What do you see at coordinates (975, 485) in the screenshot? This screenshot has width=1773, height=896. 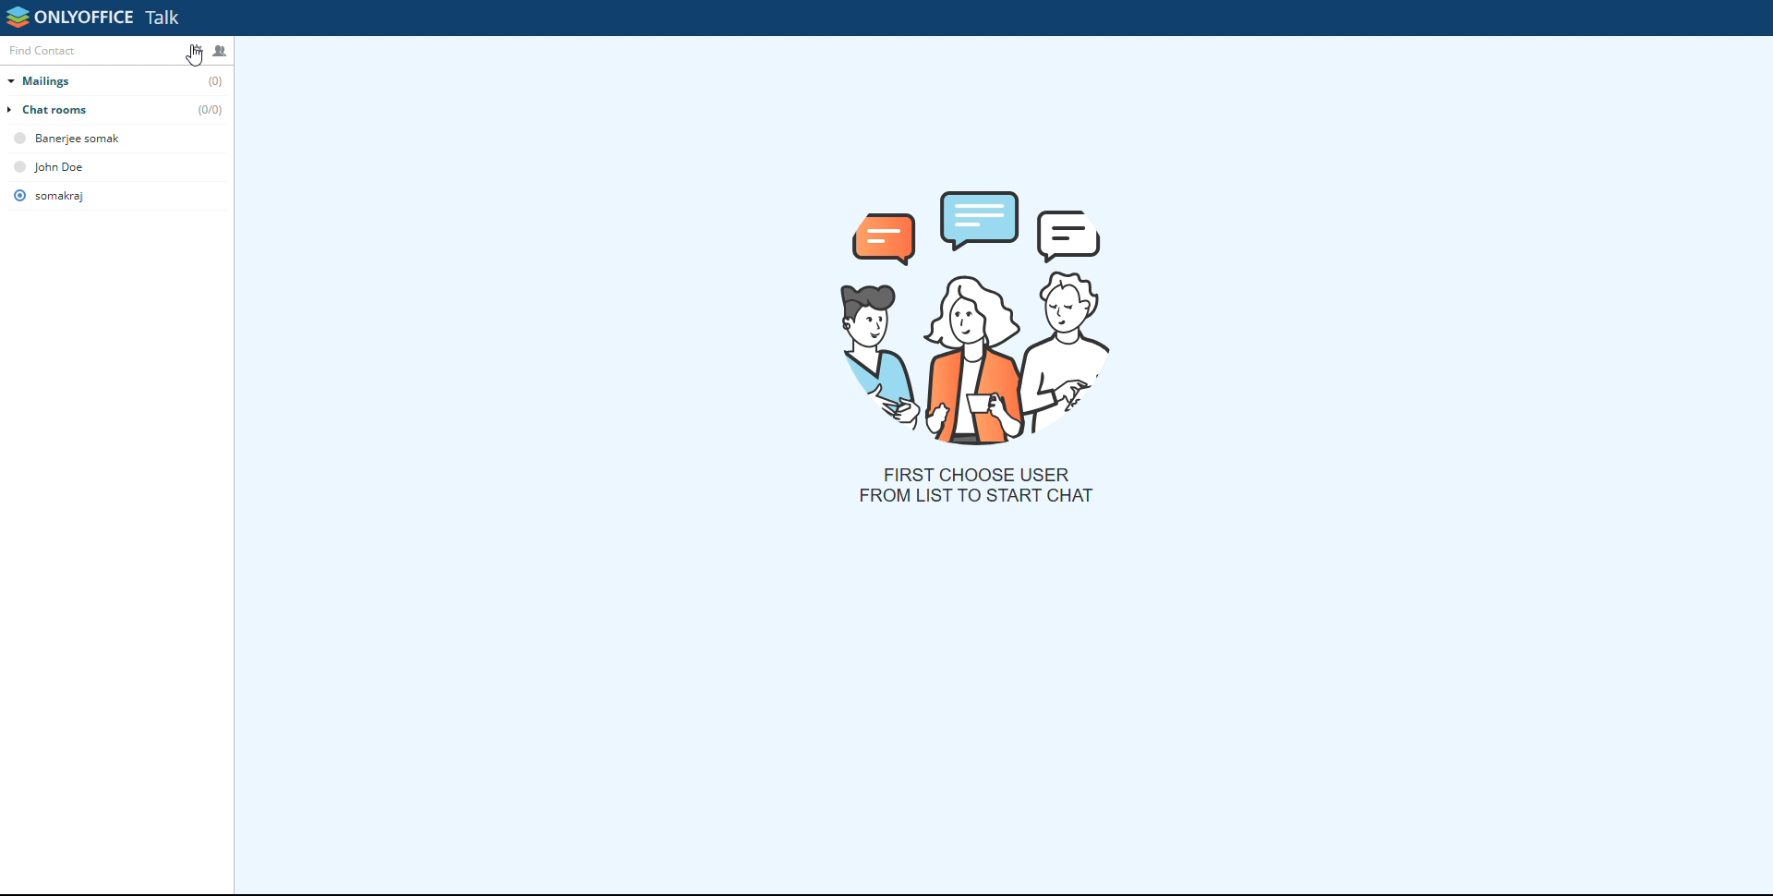 I see `first choose user from list to start chat` at bounding box center [975, 485].